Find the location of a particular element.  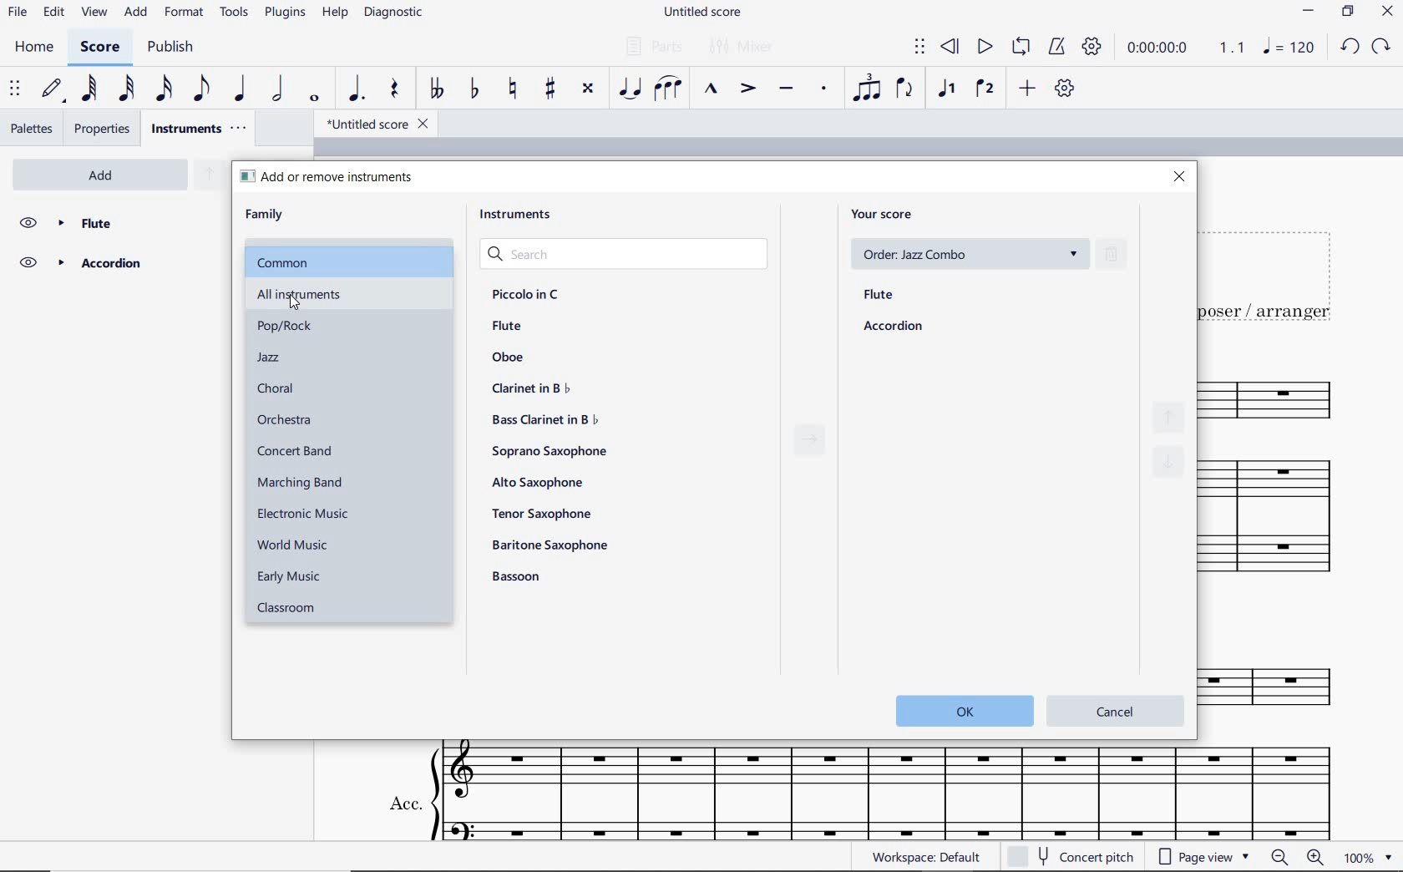

rest is located at coordinates (393, 89).